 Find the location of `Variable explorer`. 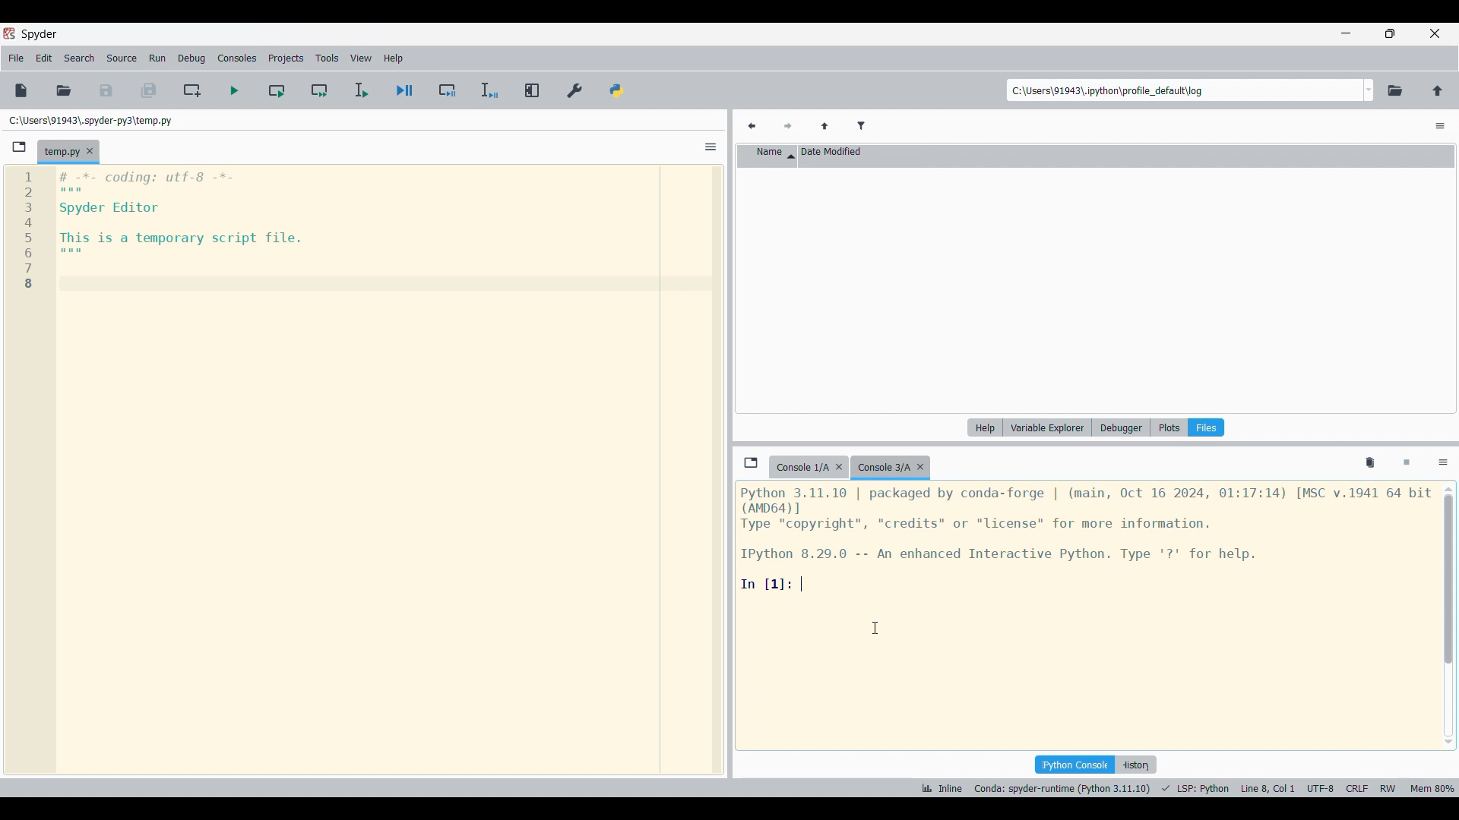

Variable explorer is located at coordinates (1048, 427).